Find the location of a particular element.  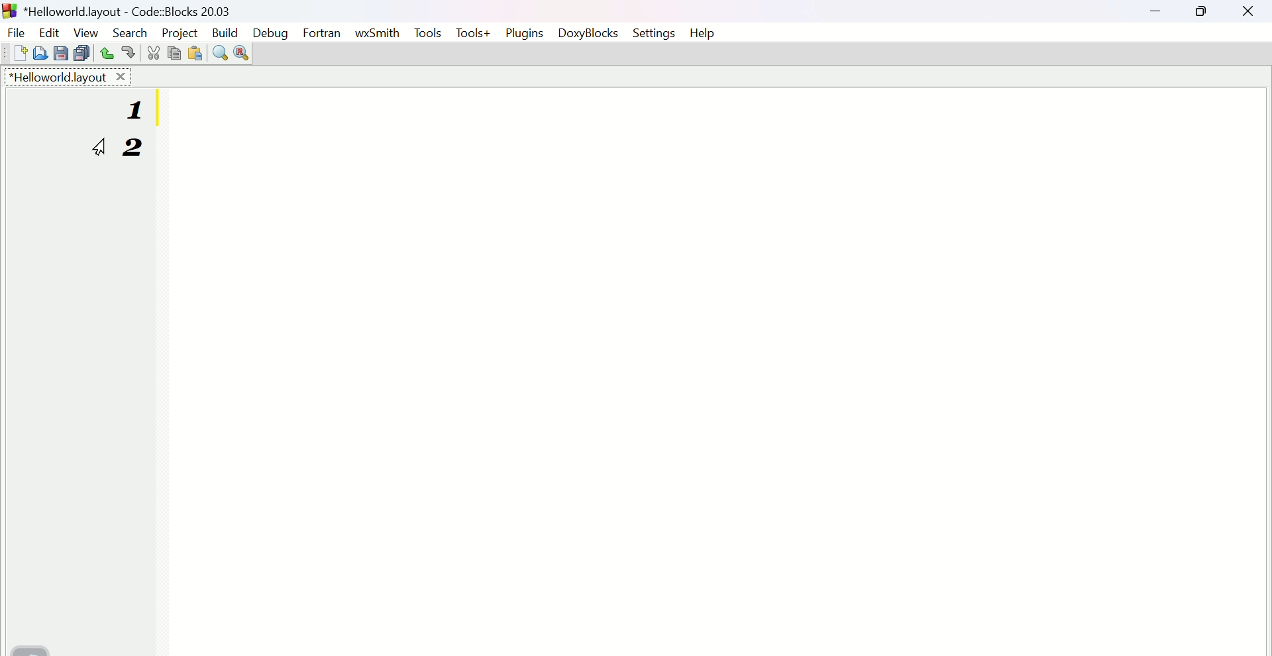

minimise is located at coordinates (1160, 13).